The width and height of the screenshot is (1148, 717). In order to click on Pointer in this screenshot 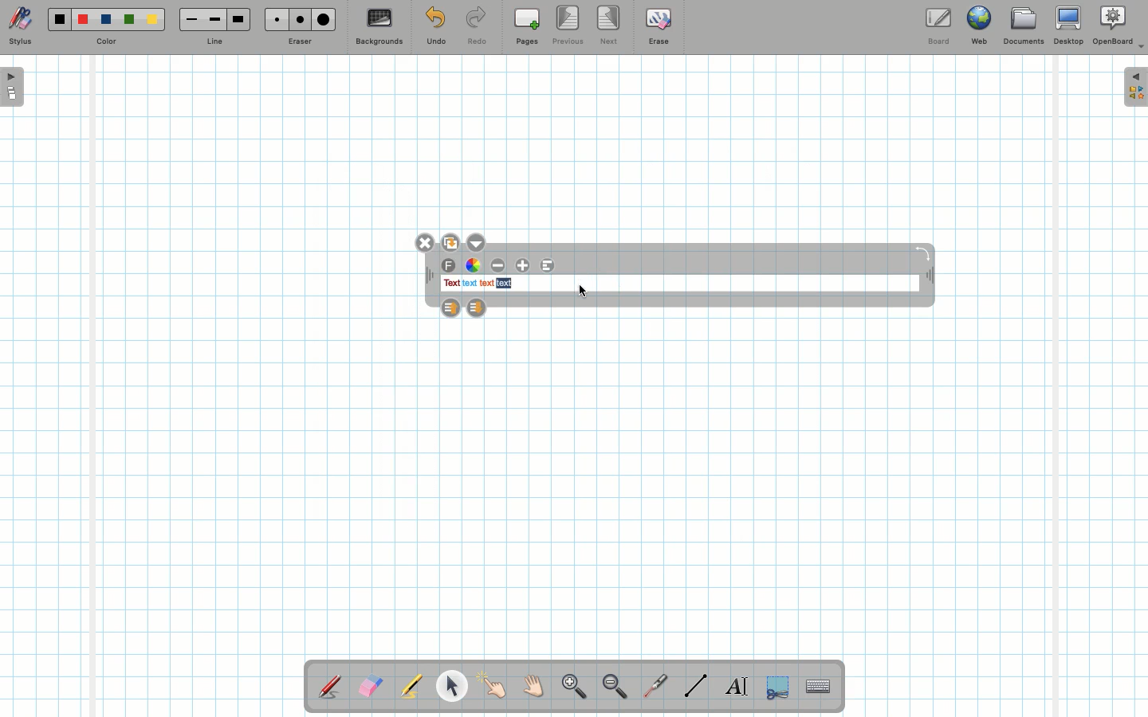, I will do `click(451, 686)`.